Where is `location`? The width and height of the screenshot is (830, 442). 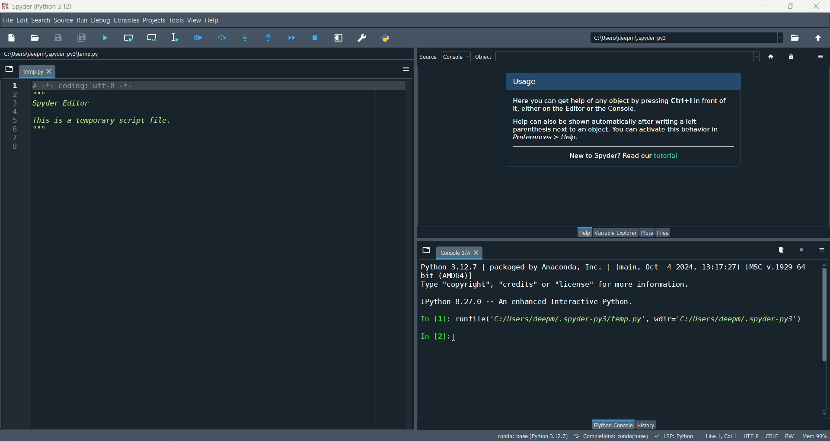 location is located at coordinates (681, 37).